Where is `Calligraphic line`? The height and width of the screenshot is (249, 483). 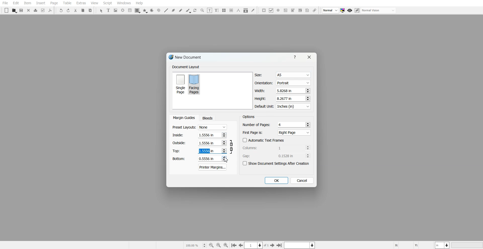 Calligraphic line is located at coordinates (188, 11).